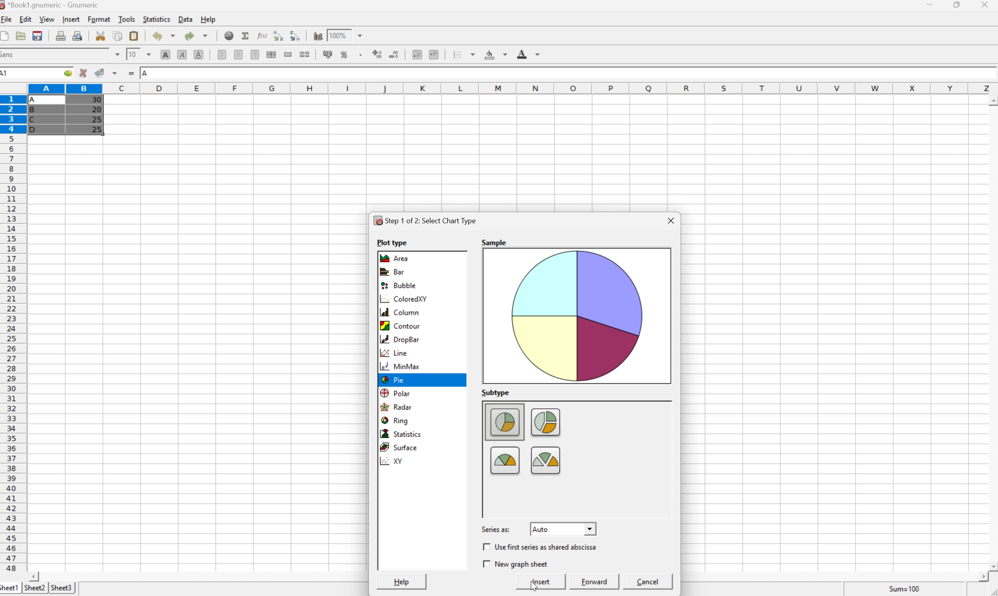 The height and width of the screenshot is (596, 998). Describe the element at coordinates (930, 4) in the screenshot. I see `Minimize` at that location.